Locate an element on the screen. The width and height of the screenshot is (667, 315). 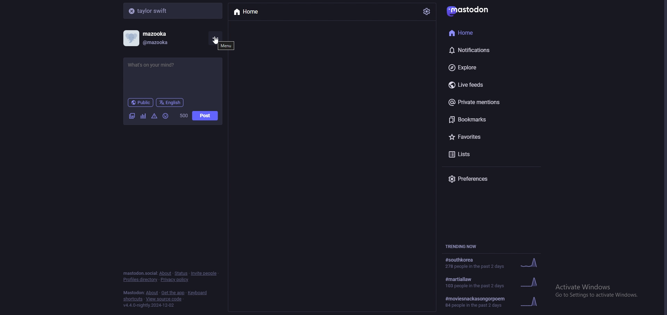
more options is located at coordinates (215, 38).